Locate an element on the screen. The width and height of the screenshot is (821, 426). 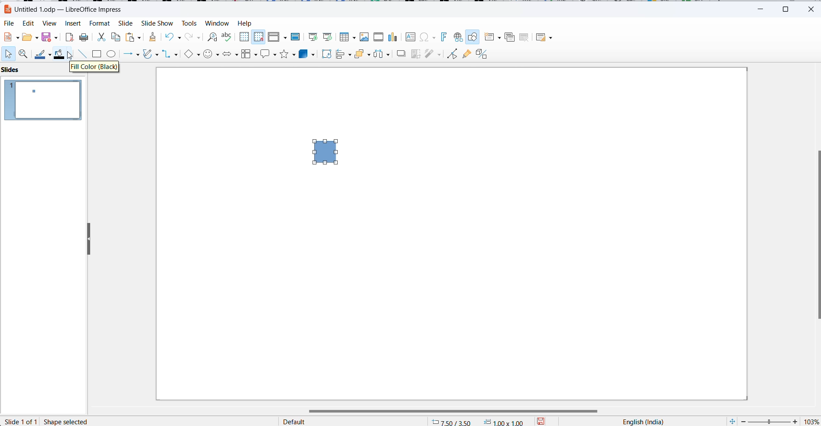
File is located at coordinates (10, 24).